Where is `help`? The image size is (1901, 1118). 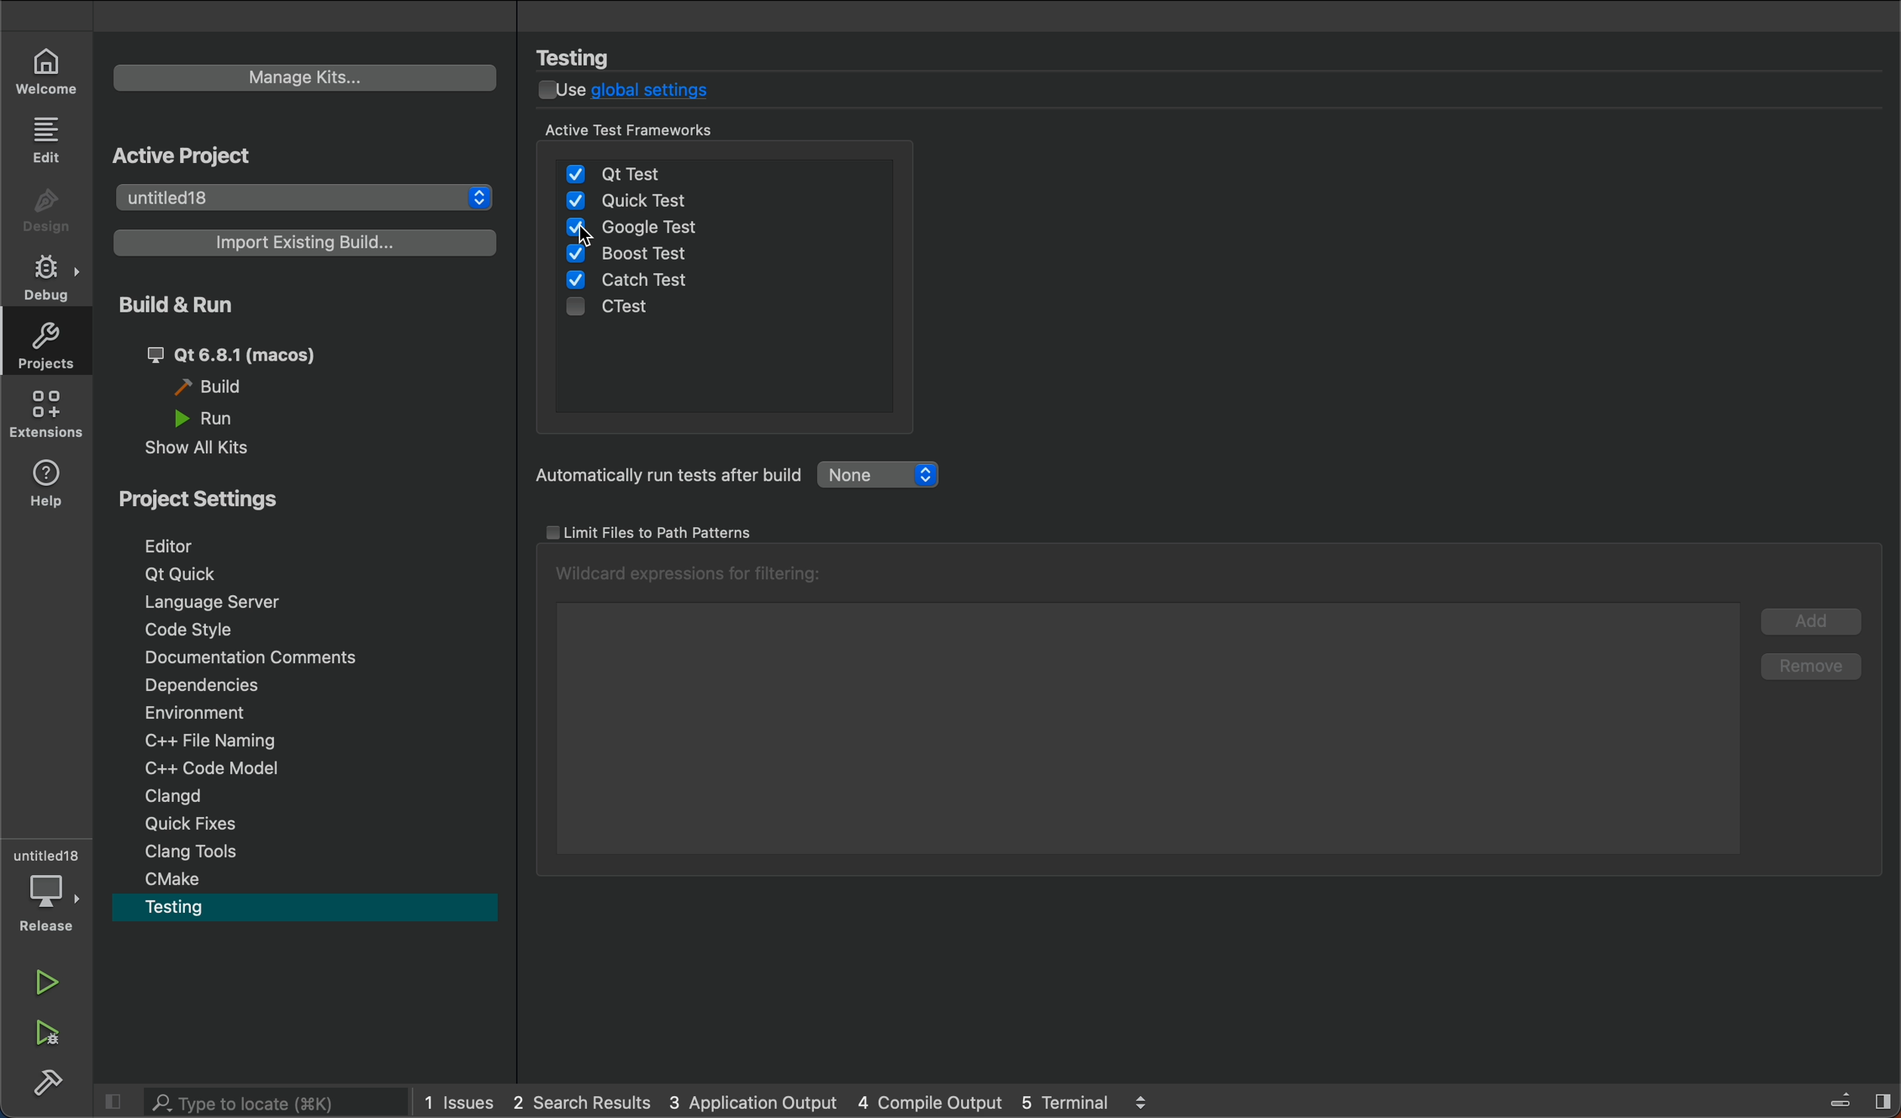
help is located at coordinates (48, 482).